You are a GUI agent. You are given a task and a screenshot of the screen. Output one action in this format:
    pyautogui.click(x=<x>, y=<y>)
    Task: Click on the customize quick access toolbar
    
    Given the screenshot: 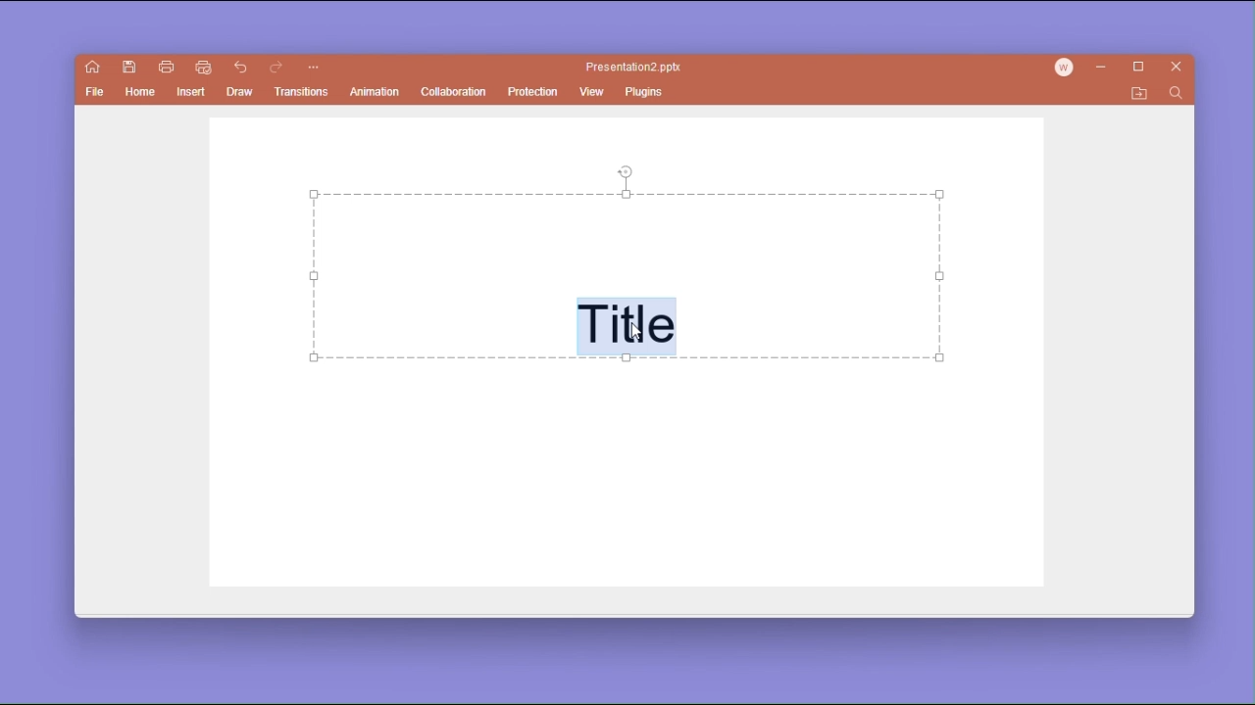 What is the action you would take?
    pyautogui.click(x=313, y=69)
    